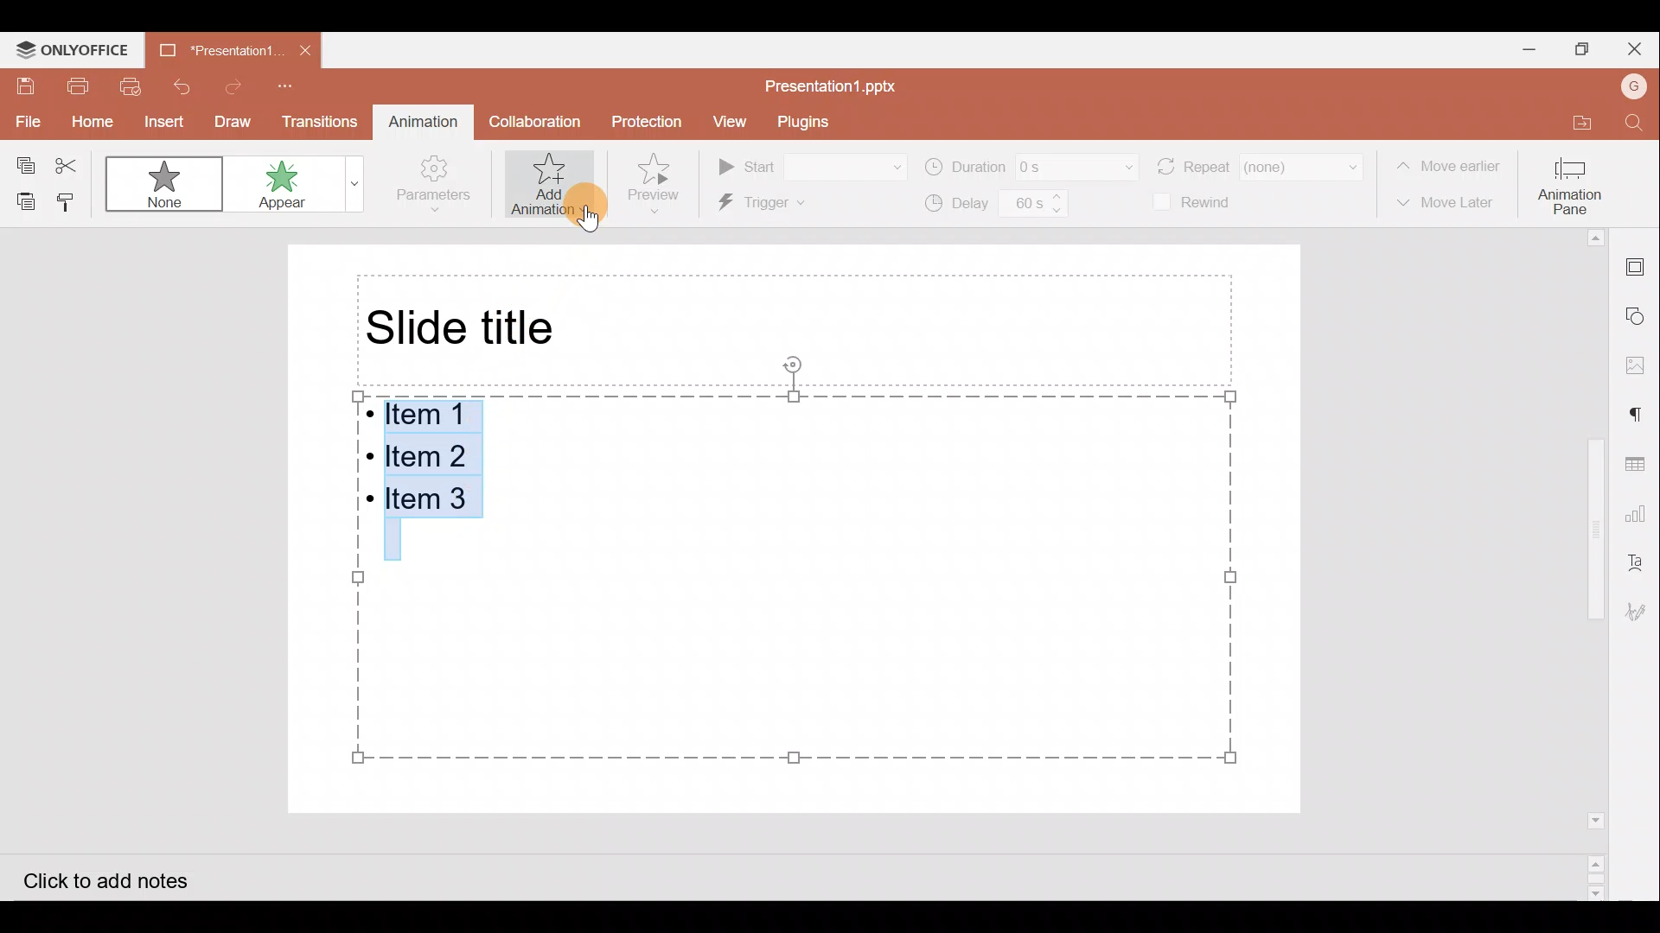  What do you see at coordinates (1599, 565) in the screenshot?
I see `Scroll bar` at bounding box center [1599, 565].